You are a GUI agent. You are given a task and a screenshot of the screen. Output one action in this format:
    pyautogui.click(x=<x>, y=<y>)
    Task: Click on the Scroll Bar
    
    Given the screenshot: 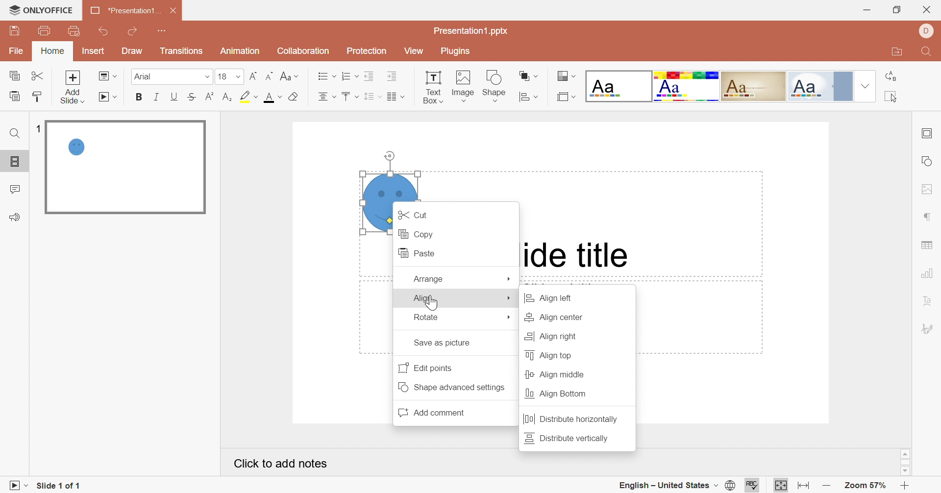 What is the action you would take?
    pyautogui.click(x=905, y=462)
    